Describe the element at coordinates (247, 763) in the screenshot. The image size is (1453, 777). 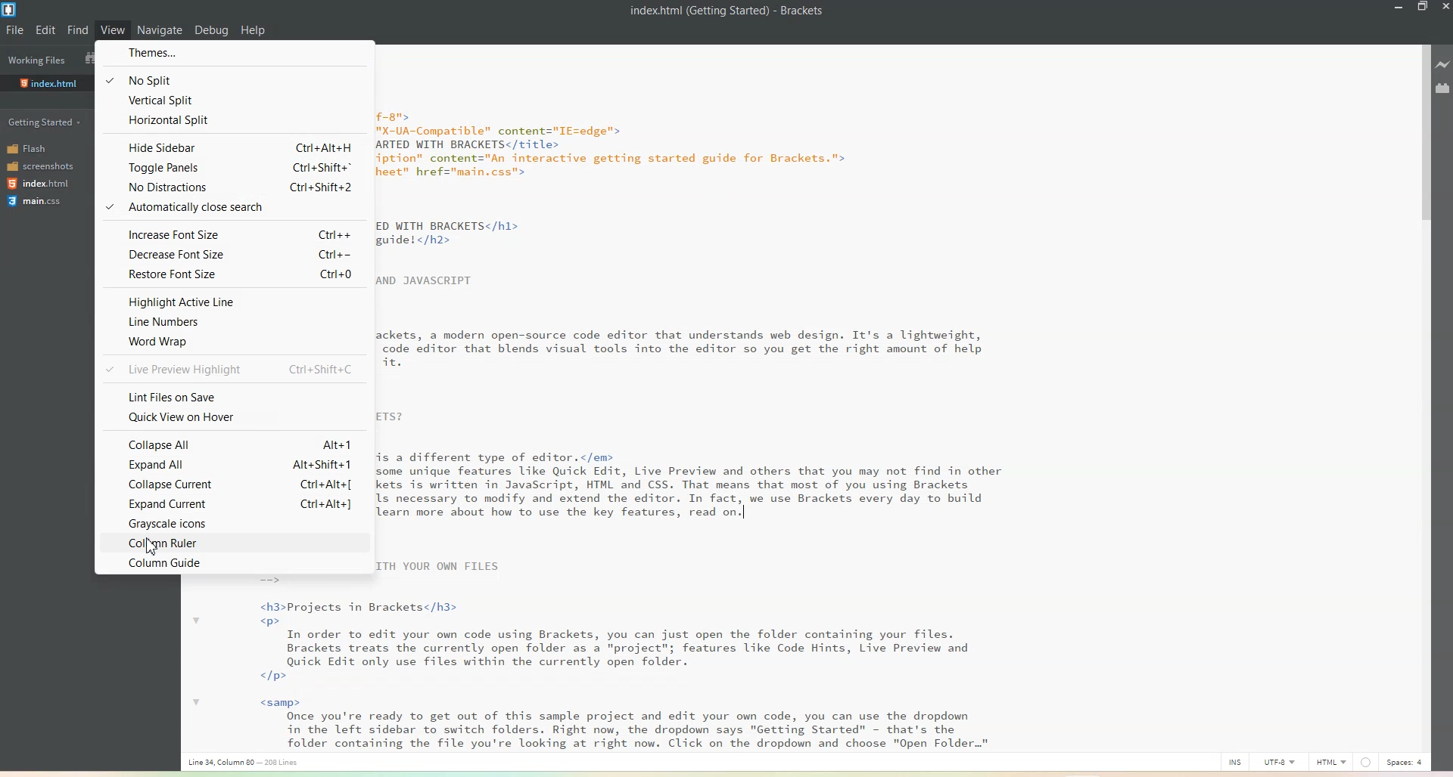
I see `Text 3` at that location.